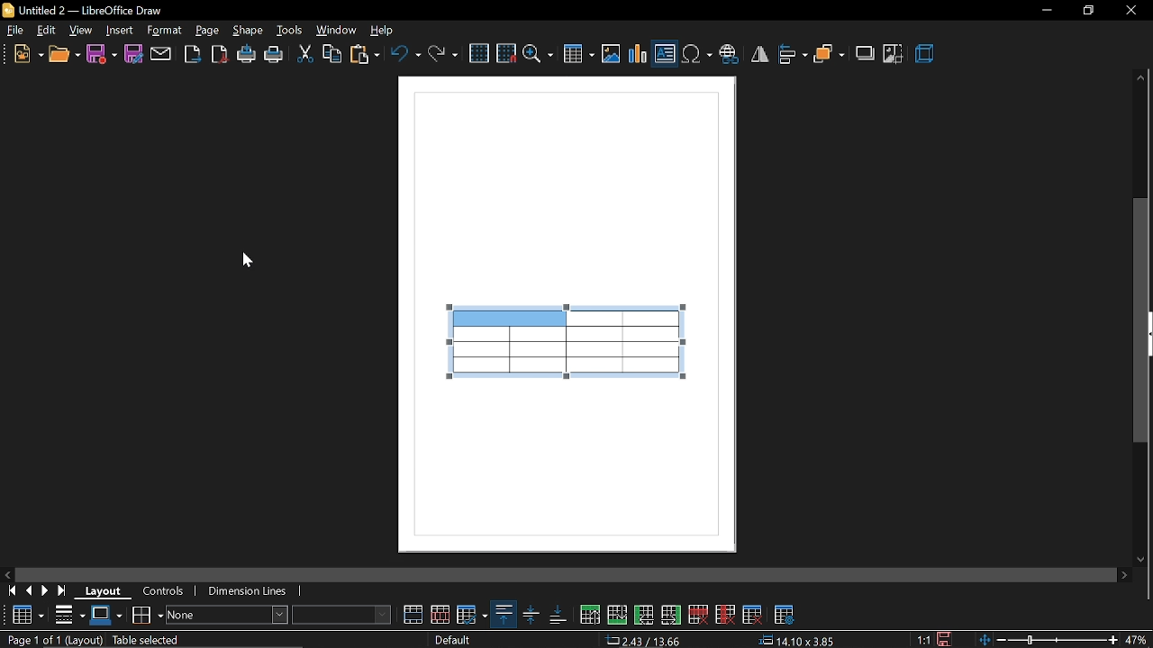  Describe the element at coordinates (618, 614) in the screenshot. I see `insert row below` at that location.